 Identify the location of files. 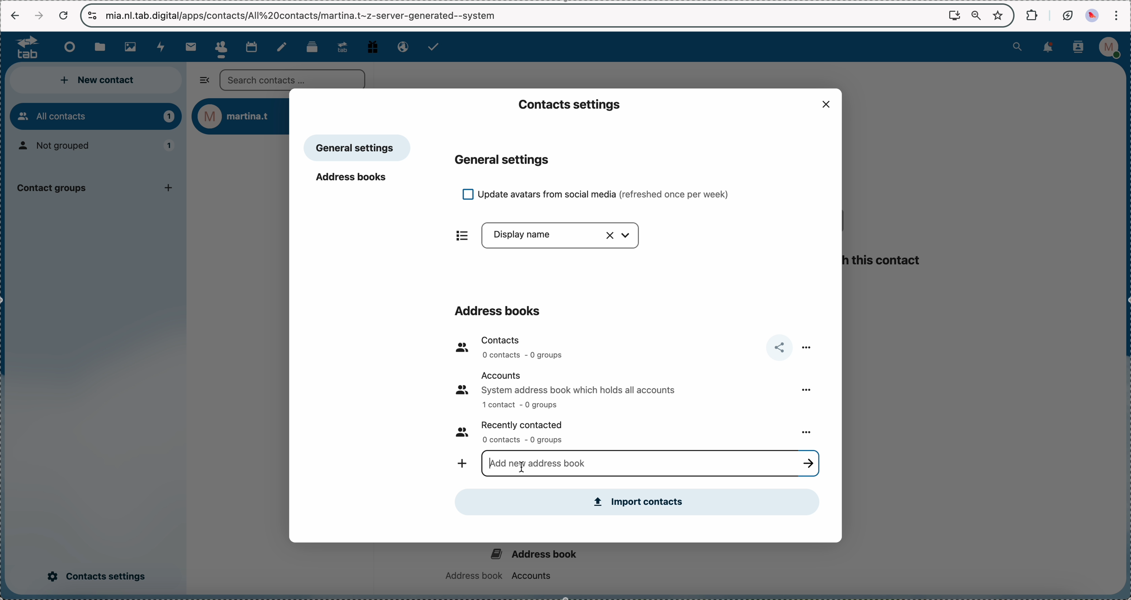
(101, 48).